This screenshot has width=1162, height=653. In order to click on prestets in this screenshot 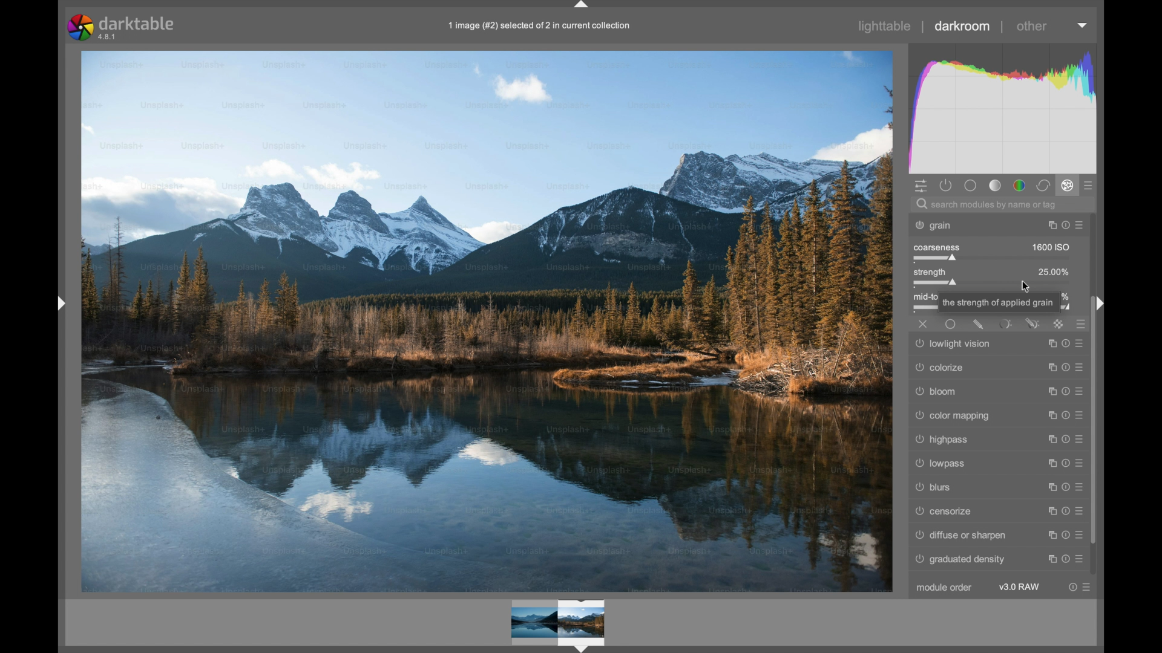, I will do `click(1078, 415)`.